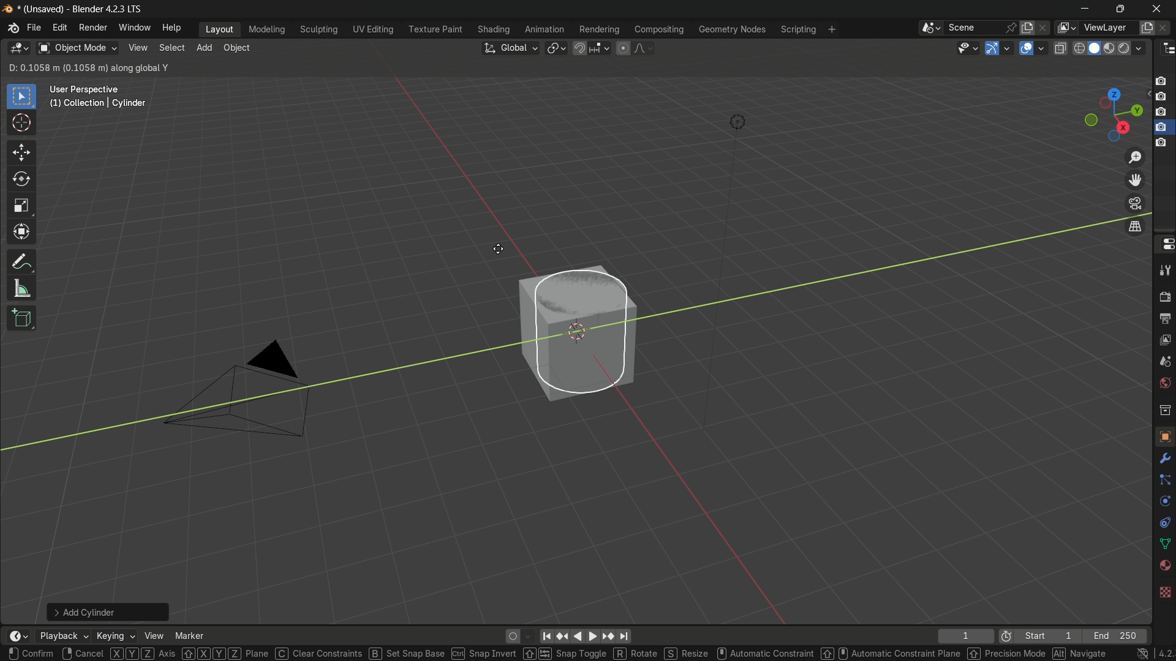 This screenshot has height=661, width=1176. I want to click on background, so click(1164, 593).